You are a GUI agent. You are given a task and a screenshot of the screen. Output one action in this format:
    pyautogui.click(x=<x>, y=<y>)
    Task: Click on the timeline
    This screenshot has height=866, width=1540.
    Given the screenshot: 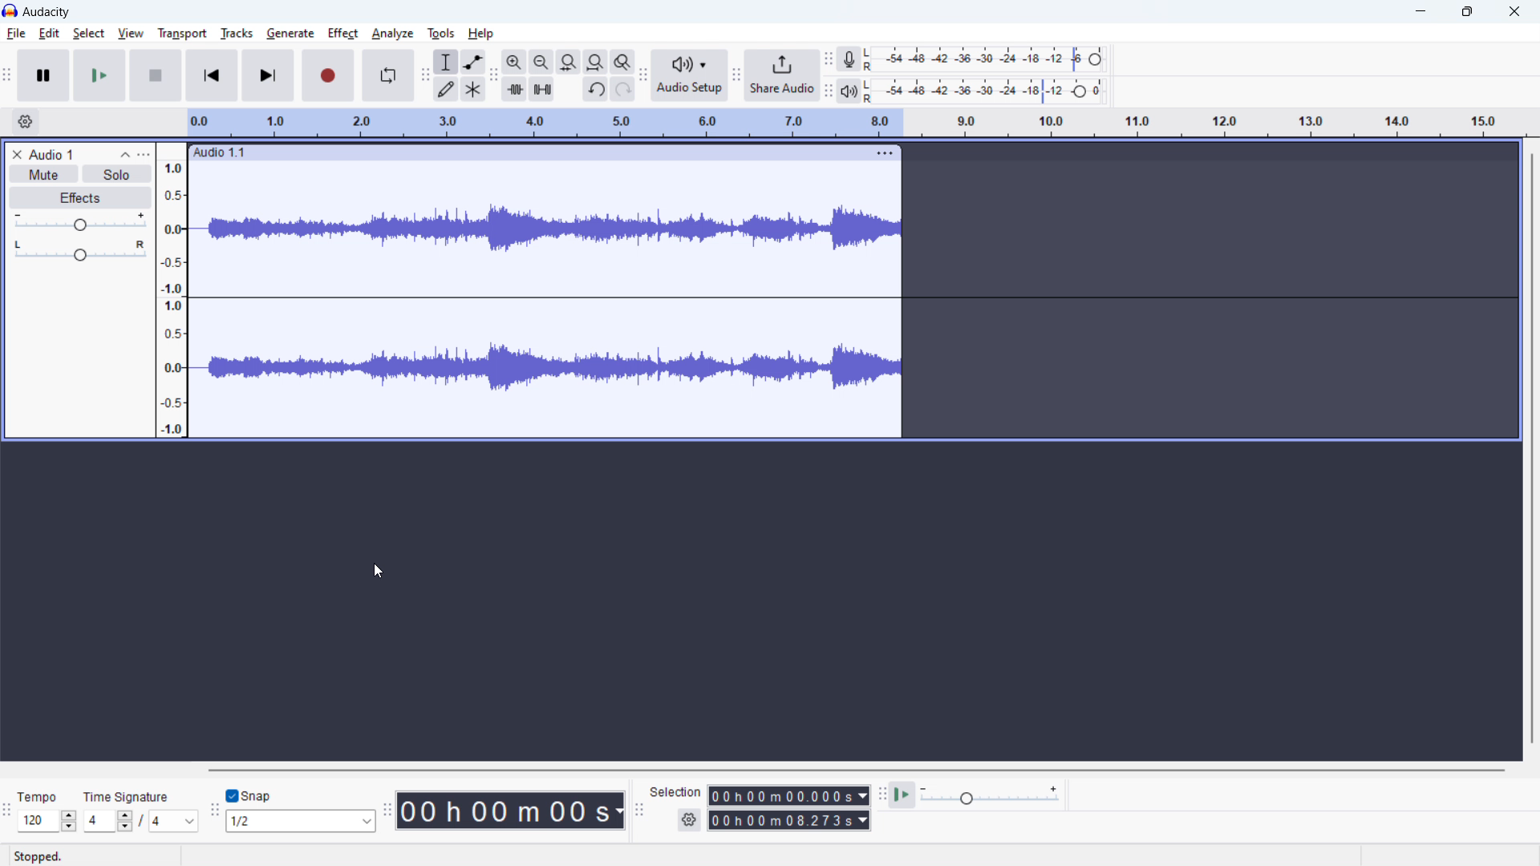 What is the action you would take?
    pyautogui.click(x=172, y=289)
    